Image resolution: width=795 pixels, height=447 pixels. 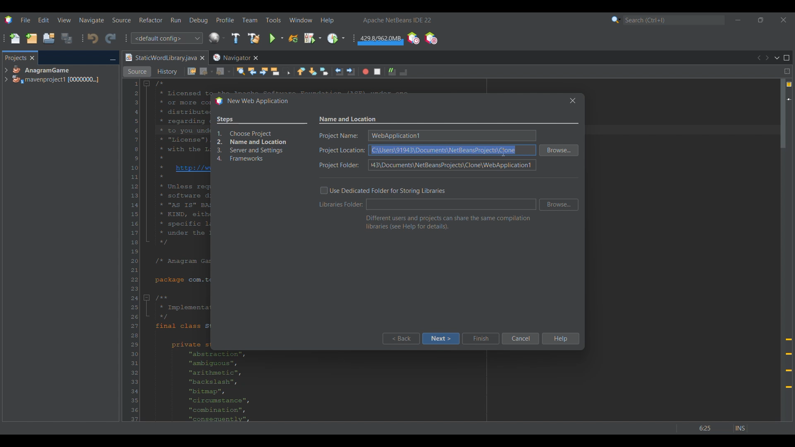 I want to click on History view, so click(x=168, y=72).